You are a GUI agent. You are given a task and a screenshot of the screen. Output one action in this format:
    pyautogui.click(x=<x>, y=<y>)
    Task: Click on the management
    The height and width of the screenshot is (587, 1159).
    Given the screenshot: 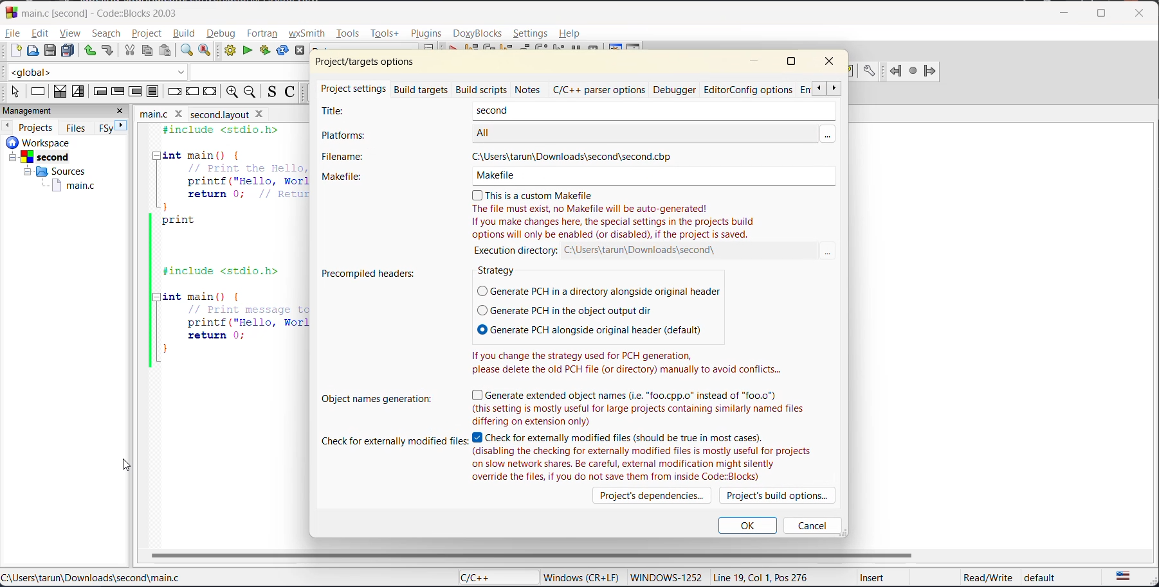 What is the action you would take?
    pyautogui.click(x=50, y=110)
    